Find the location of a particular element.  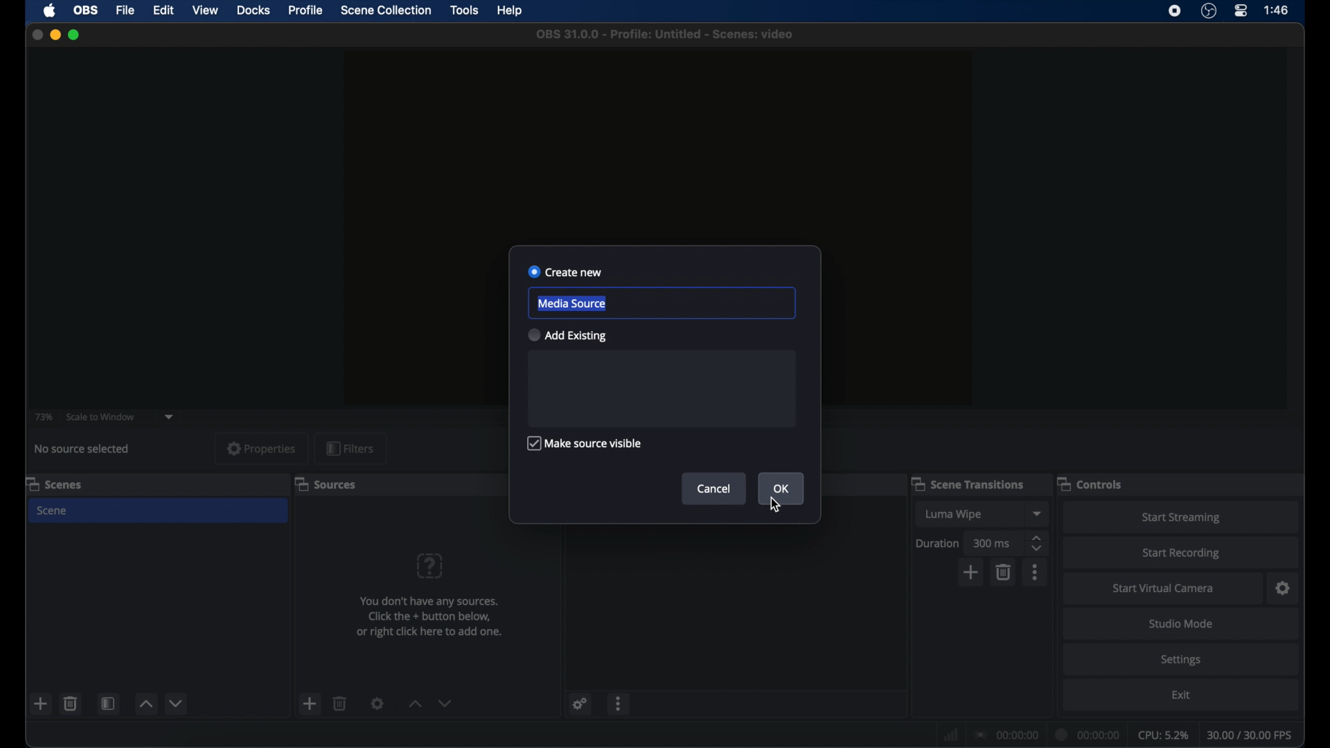

ok is located at coordinates (782, 489).